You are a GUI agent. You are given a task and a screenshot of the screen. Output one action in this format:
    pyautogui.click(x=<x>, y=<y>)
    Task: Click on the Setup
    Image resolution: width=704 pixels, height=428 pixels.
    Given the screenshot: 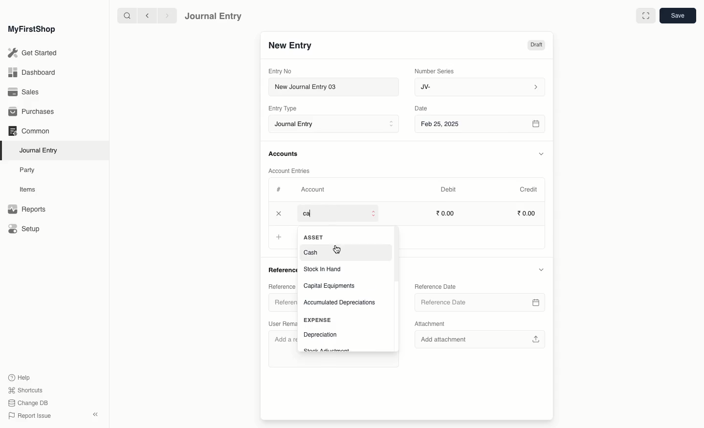 What is the action you would take?
    pyautogui.click(x=25, y=230)
    